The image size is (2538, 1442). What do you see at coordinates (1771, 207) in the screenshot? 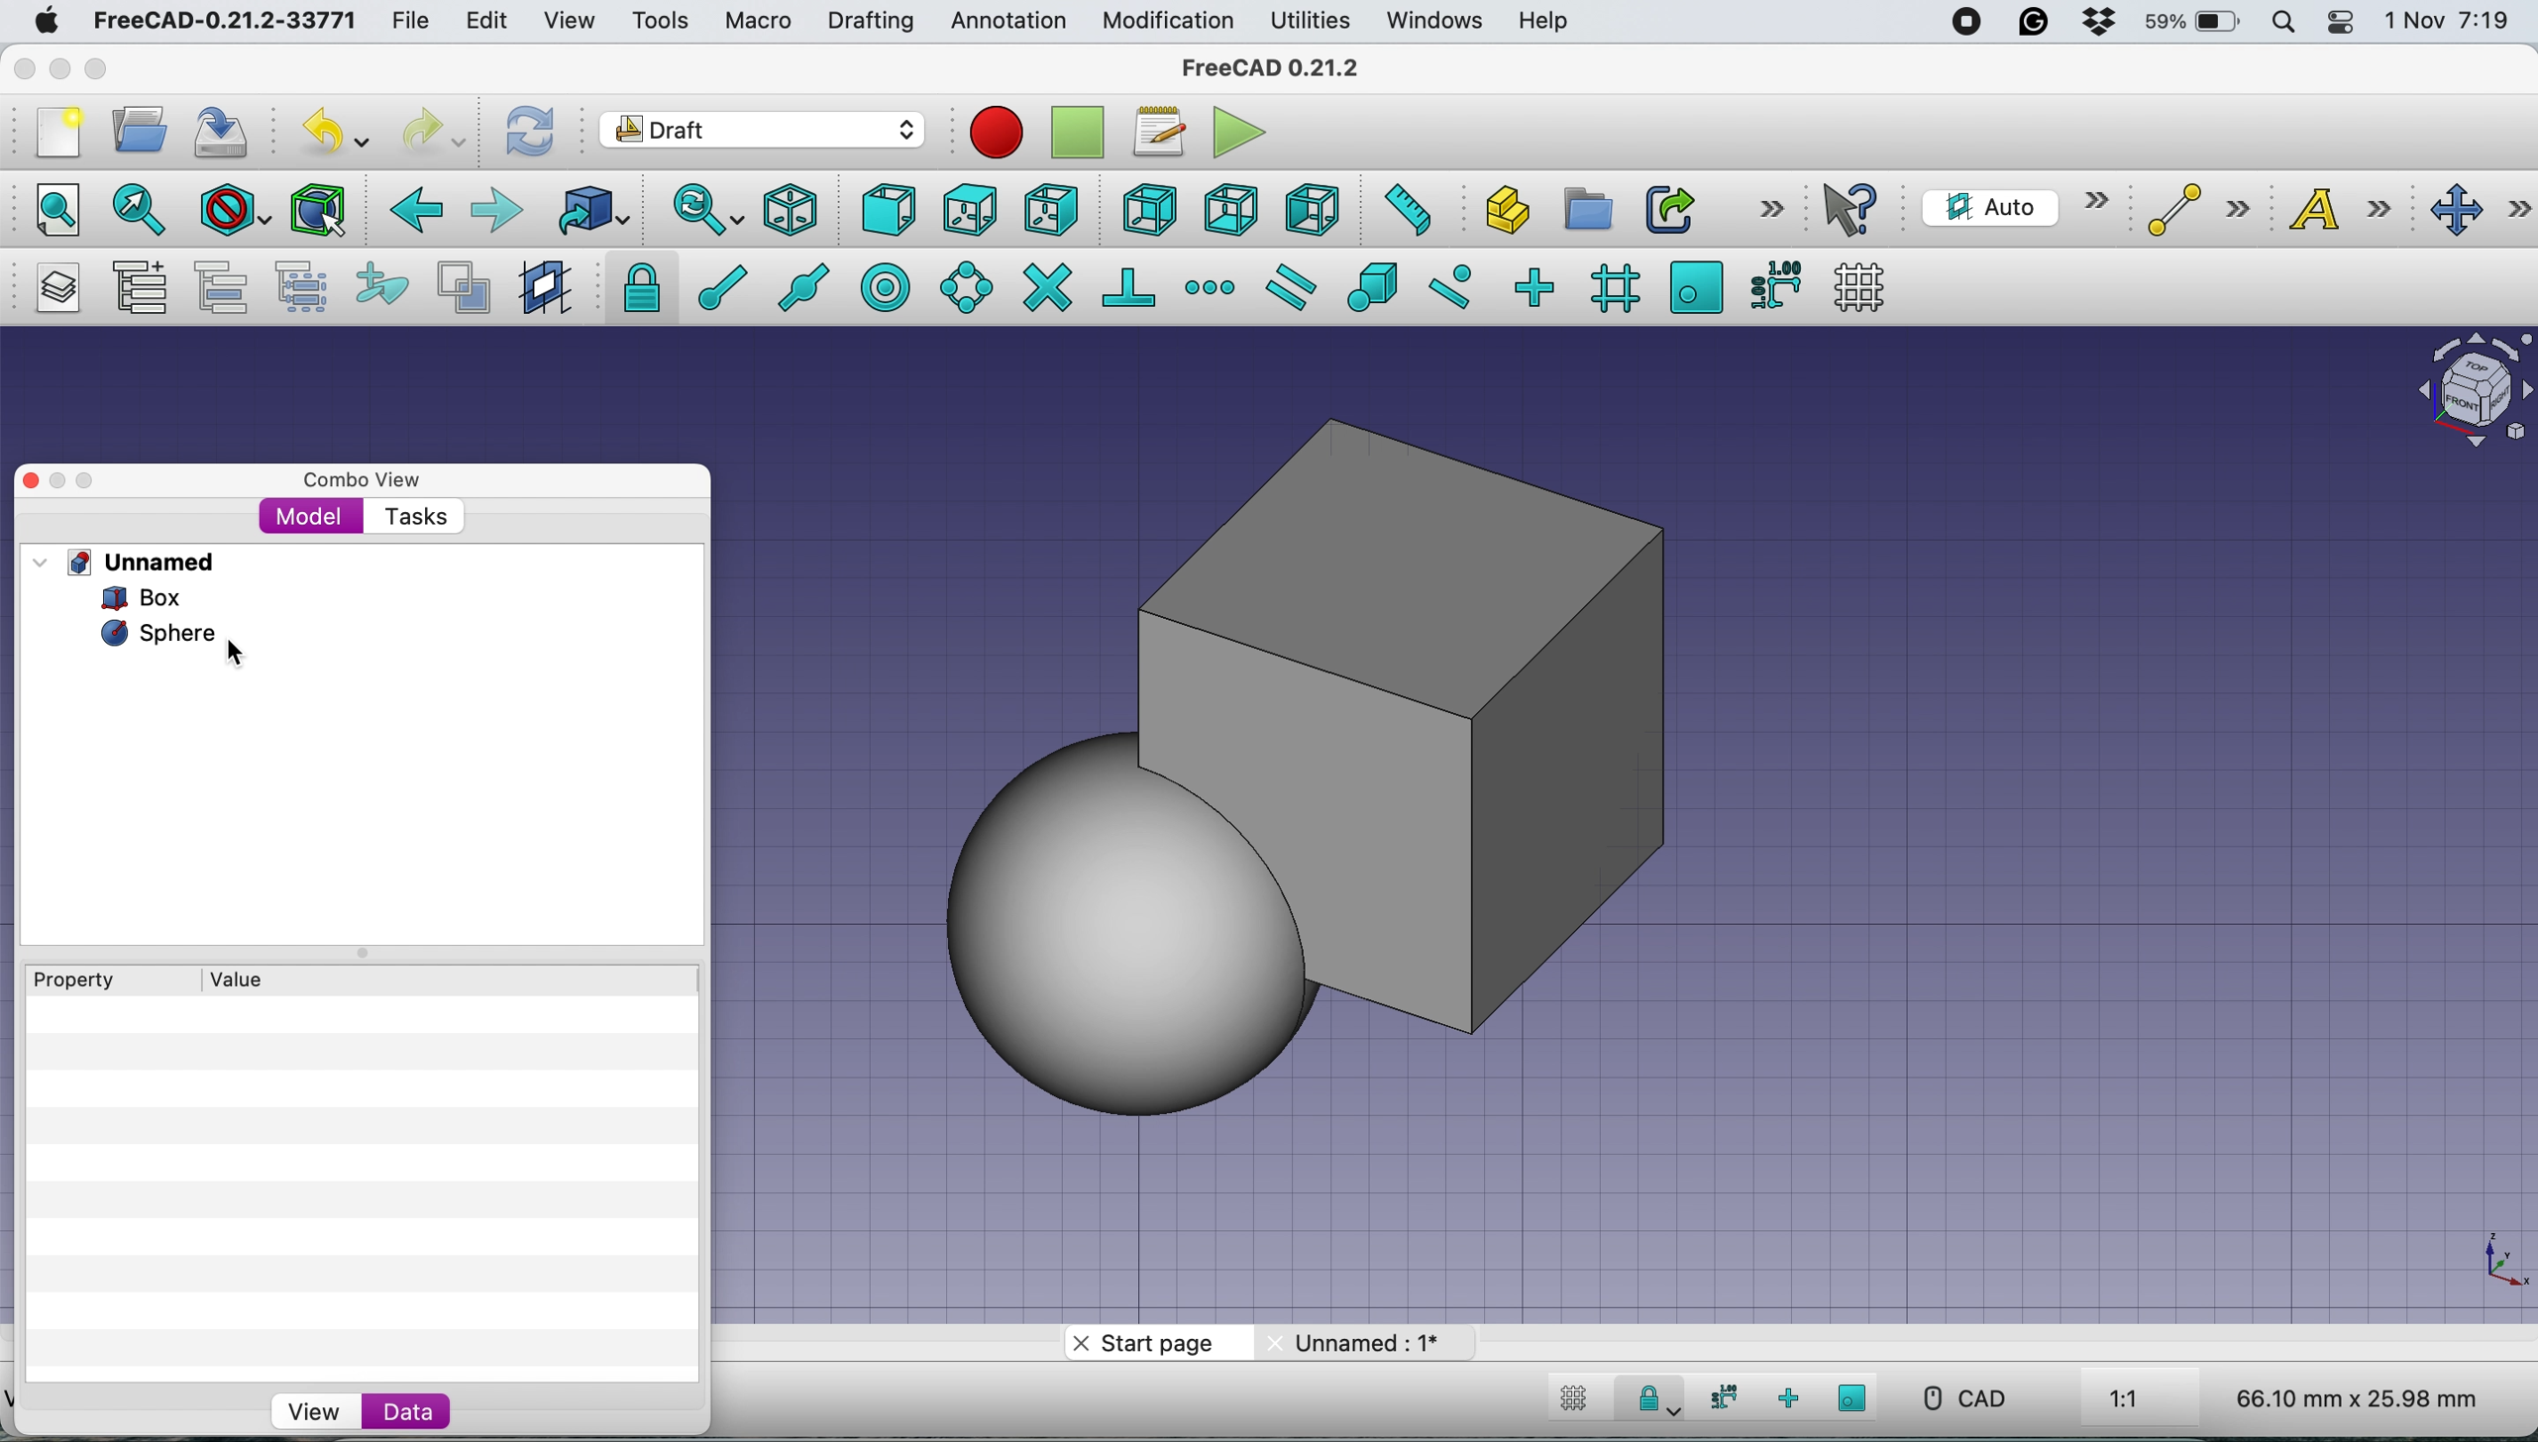
I see `more options` at bounding box center [1771, 207].